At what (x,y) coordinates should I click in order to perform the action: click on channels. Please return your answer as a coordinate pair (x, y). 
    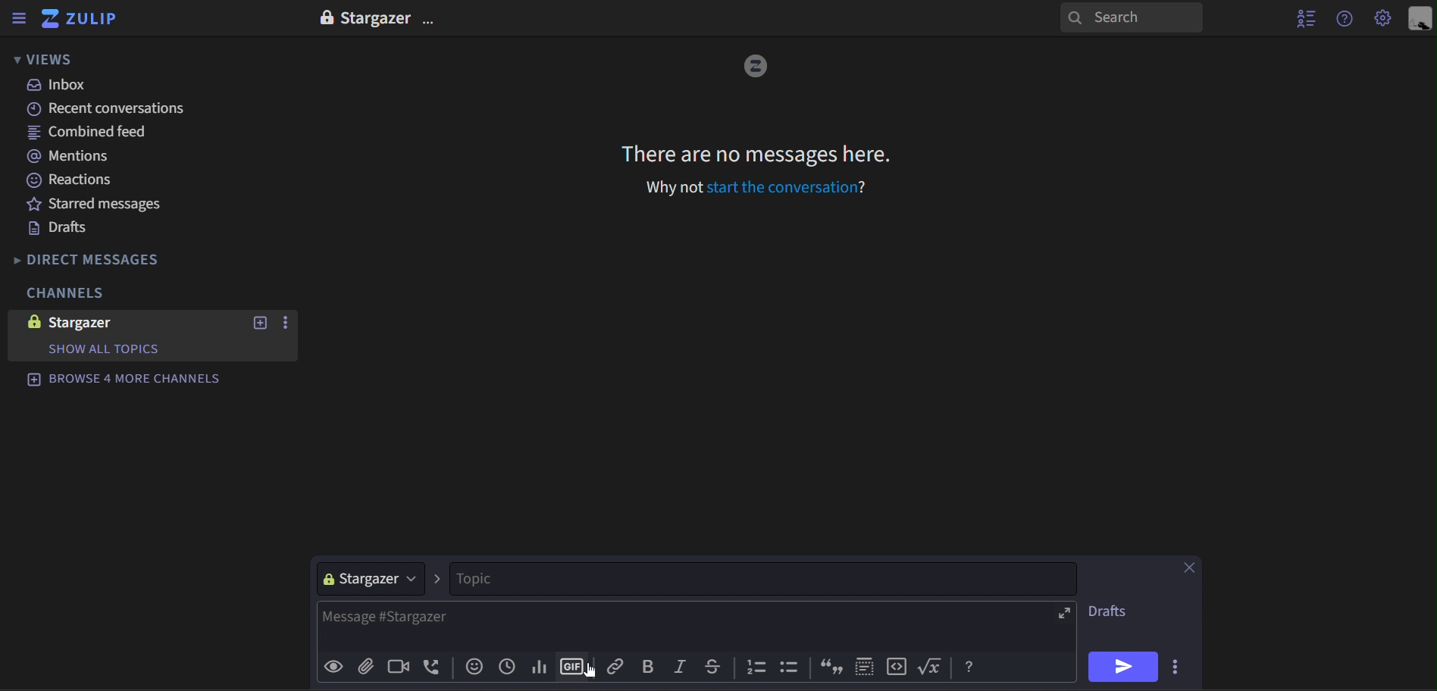
    Looking at the image, I should click on (70, 294).